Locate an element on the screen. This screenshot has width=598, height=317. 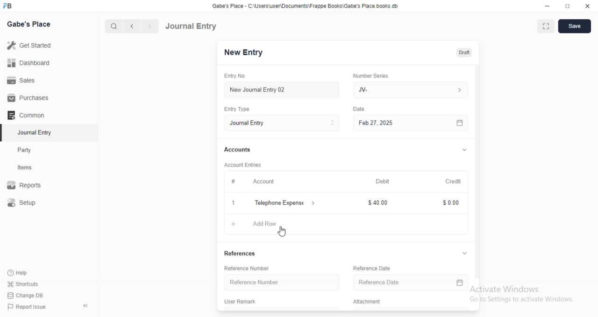
Gabe's Place is located at coordinates (29, 24).